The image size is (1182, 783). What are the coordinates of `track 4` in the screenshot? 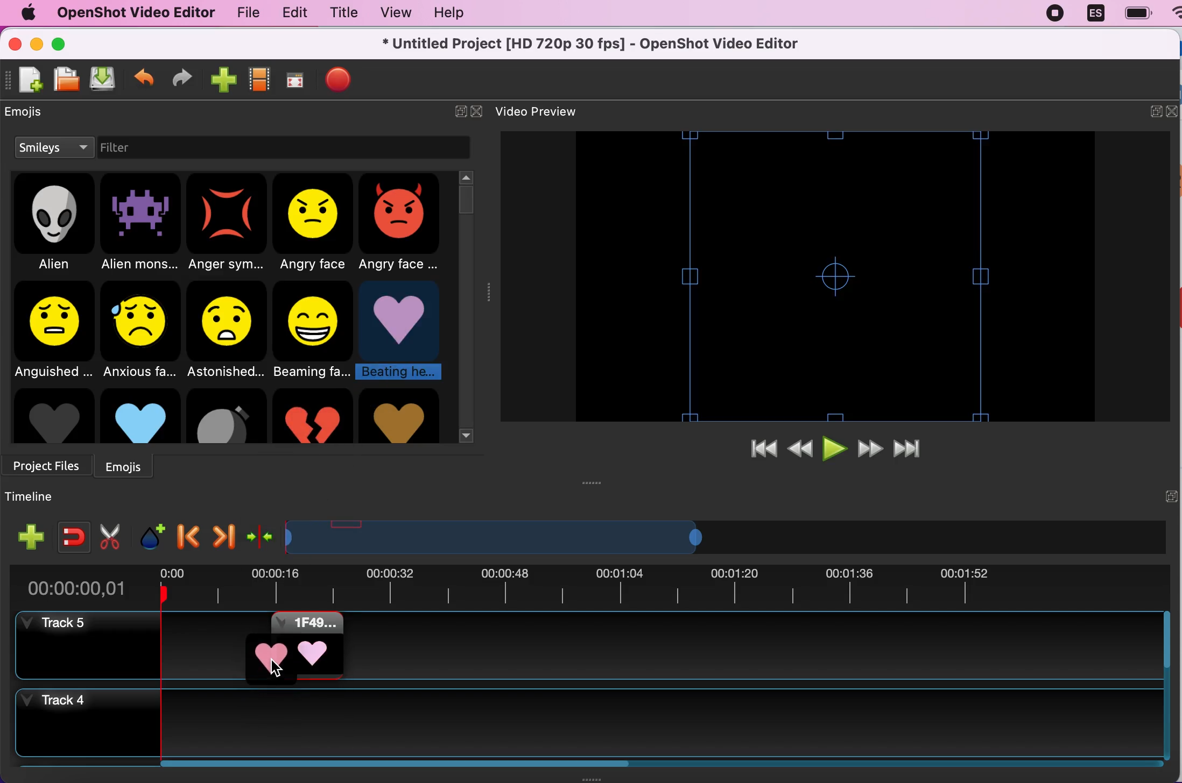 It's located at (587, 723).